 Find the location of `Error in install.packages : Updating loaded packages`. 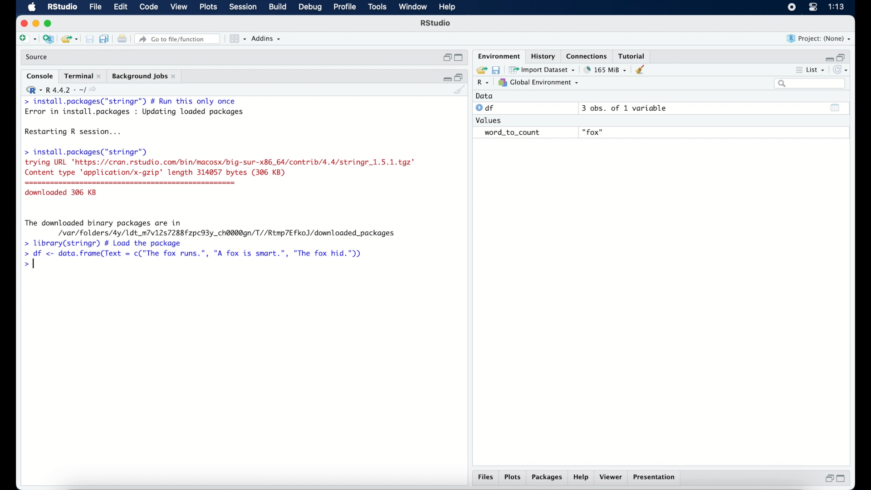

Error in install.packages : Updating loaded packages is located at coordinates (134, 112).